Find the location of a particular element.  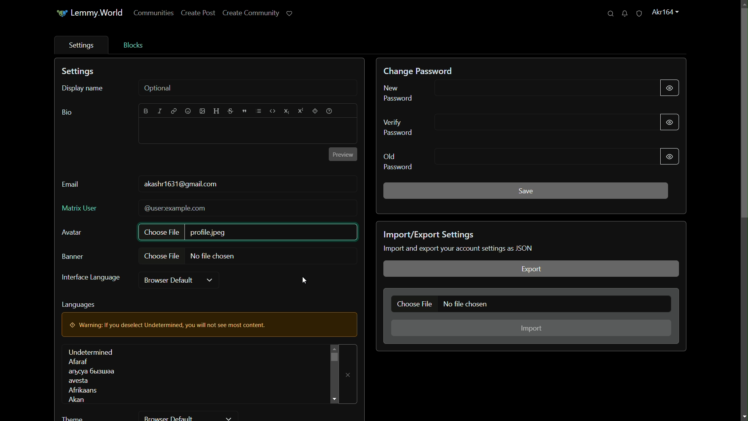

browser default is located at coordinates (170, 280).